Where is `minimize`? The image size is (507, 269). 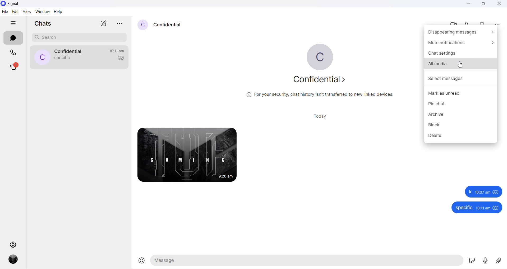 minimize is located at coordinates (468, 4).